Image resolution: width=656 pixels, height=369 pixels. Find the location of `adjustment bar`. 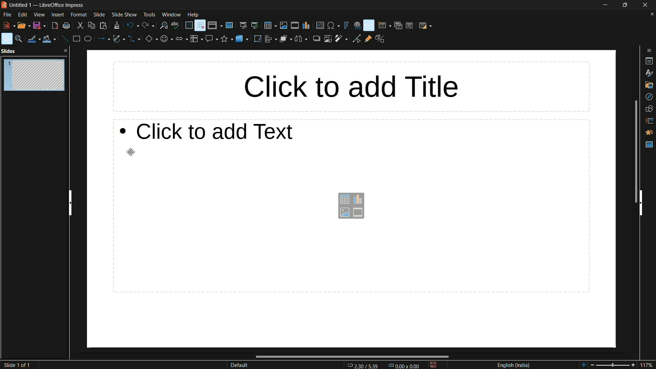

adjustment bar is located at coordinates (613, 366).